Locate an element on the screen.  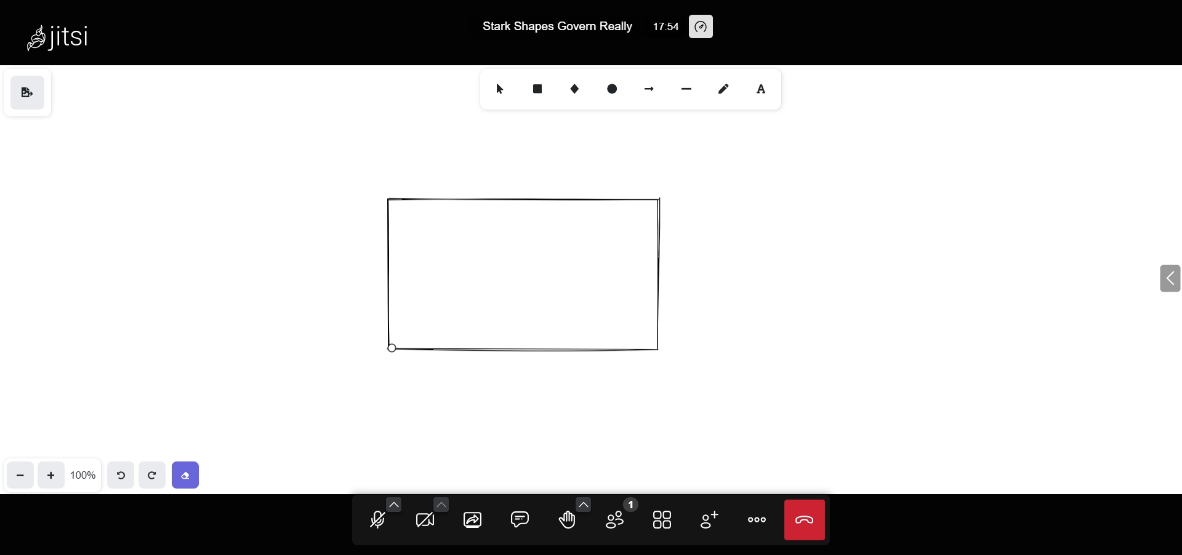
redo is located at coordinates (151, 474).